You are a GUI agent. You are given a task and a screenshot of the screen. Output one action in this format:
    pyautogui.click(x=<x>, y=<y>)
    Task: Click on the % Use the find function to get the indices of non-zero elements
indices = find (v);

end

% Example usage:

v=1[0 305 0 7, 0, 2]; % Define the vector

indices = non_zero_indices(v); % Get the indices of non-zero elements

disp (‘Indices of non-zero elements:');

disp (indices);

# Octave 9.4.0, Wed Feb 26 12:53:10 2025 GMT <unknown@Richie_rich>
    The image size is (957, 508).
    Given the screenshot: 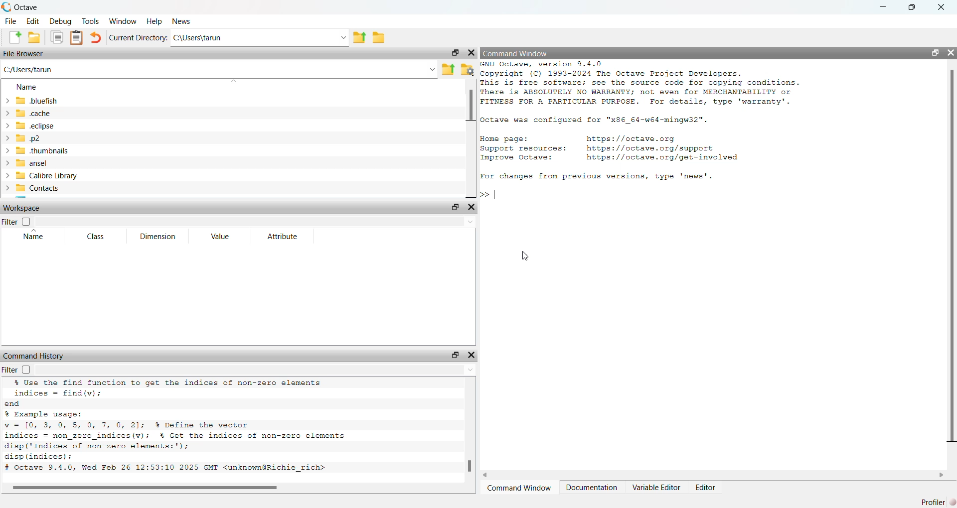 What is the action you would take?
    pyautogui.click(x=201, y=428)
    